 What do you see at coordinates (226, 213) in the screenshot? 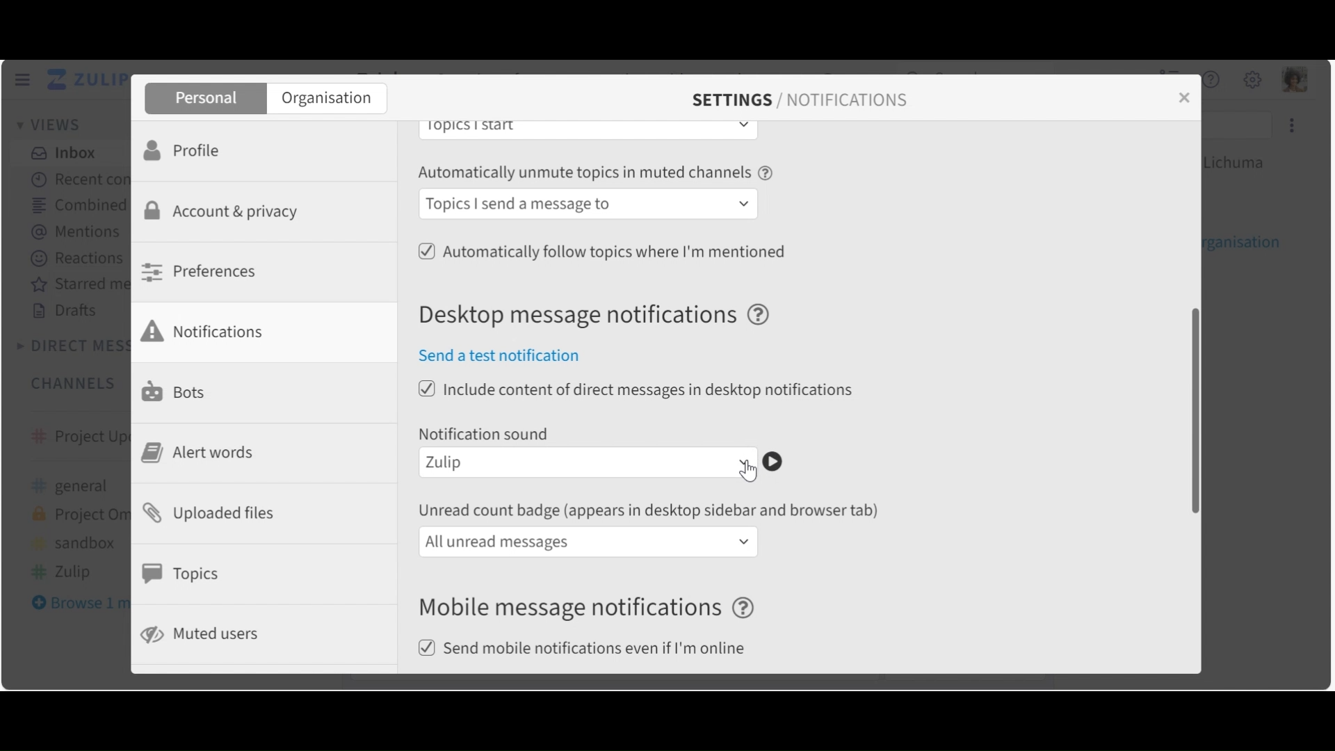
I see `Account & Privacy` at bounding box center [226, 213].